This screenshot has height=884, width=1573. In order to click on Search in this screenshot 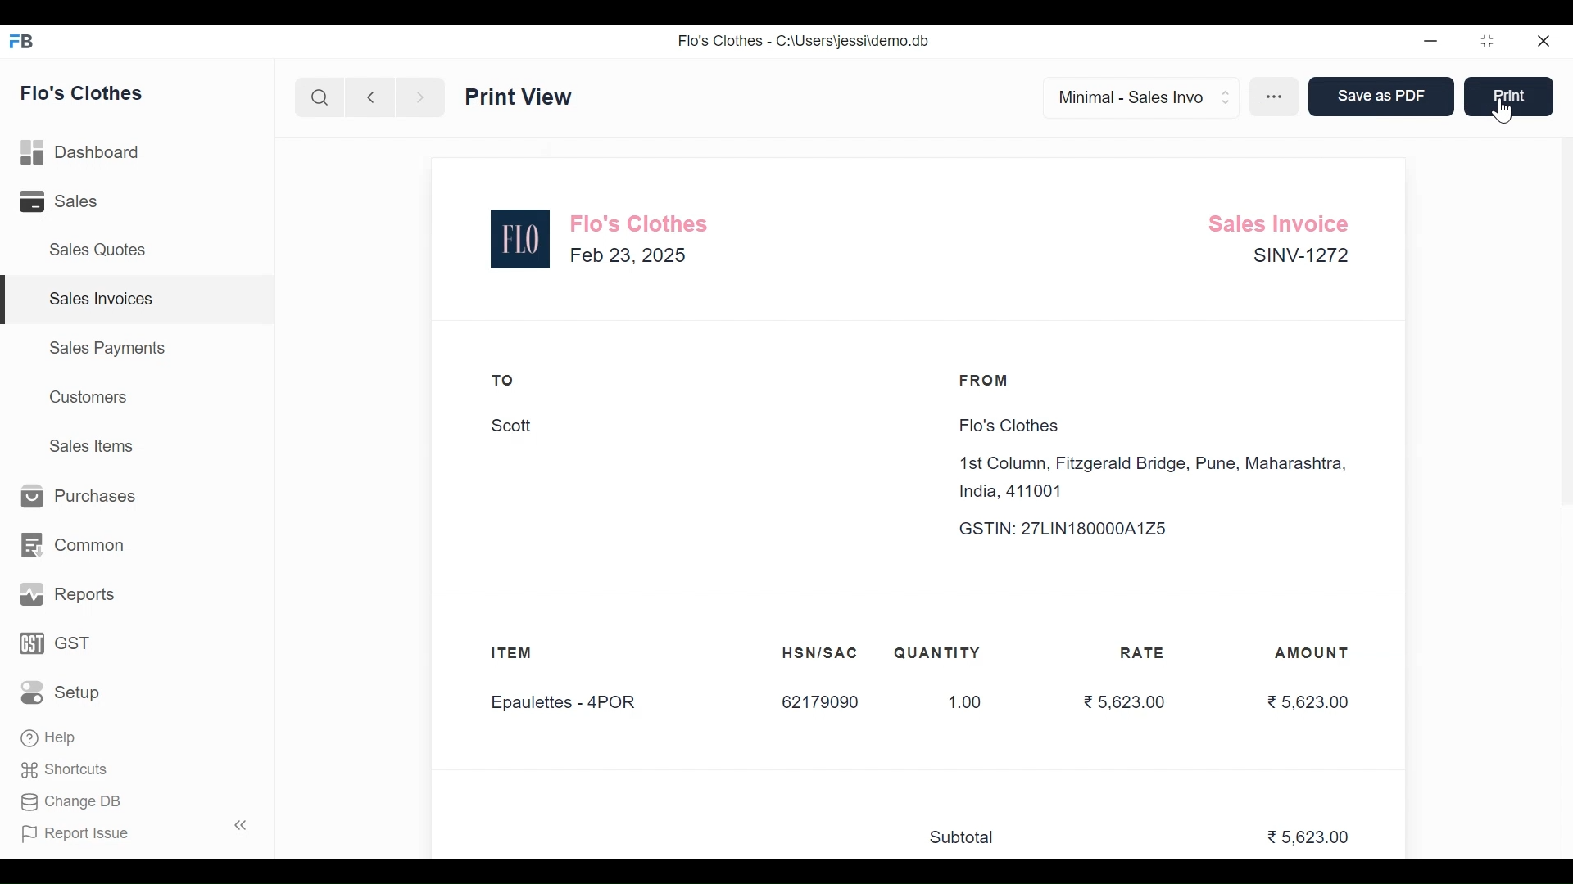, I will do `click(321, 97)`.